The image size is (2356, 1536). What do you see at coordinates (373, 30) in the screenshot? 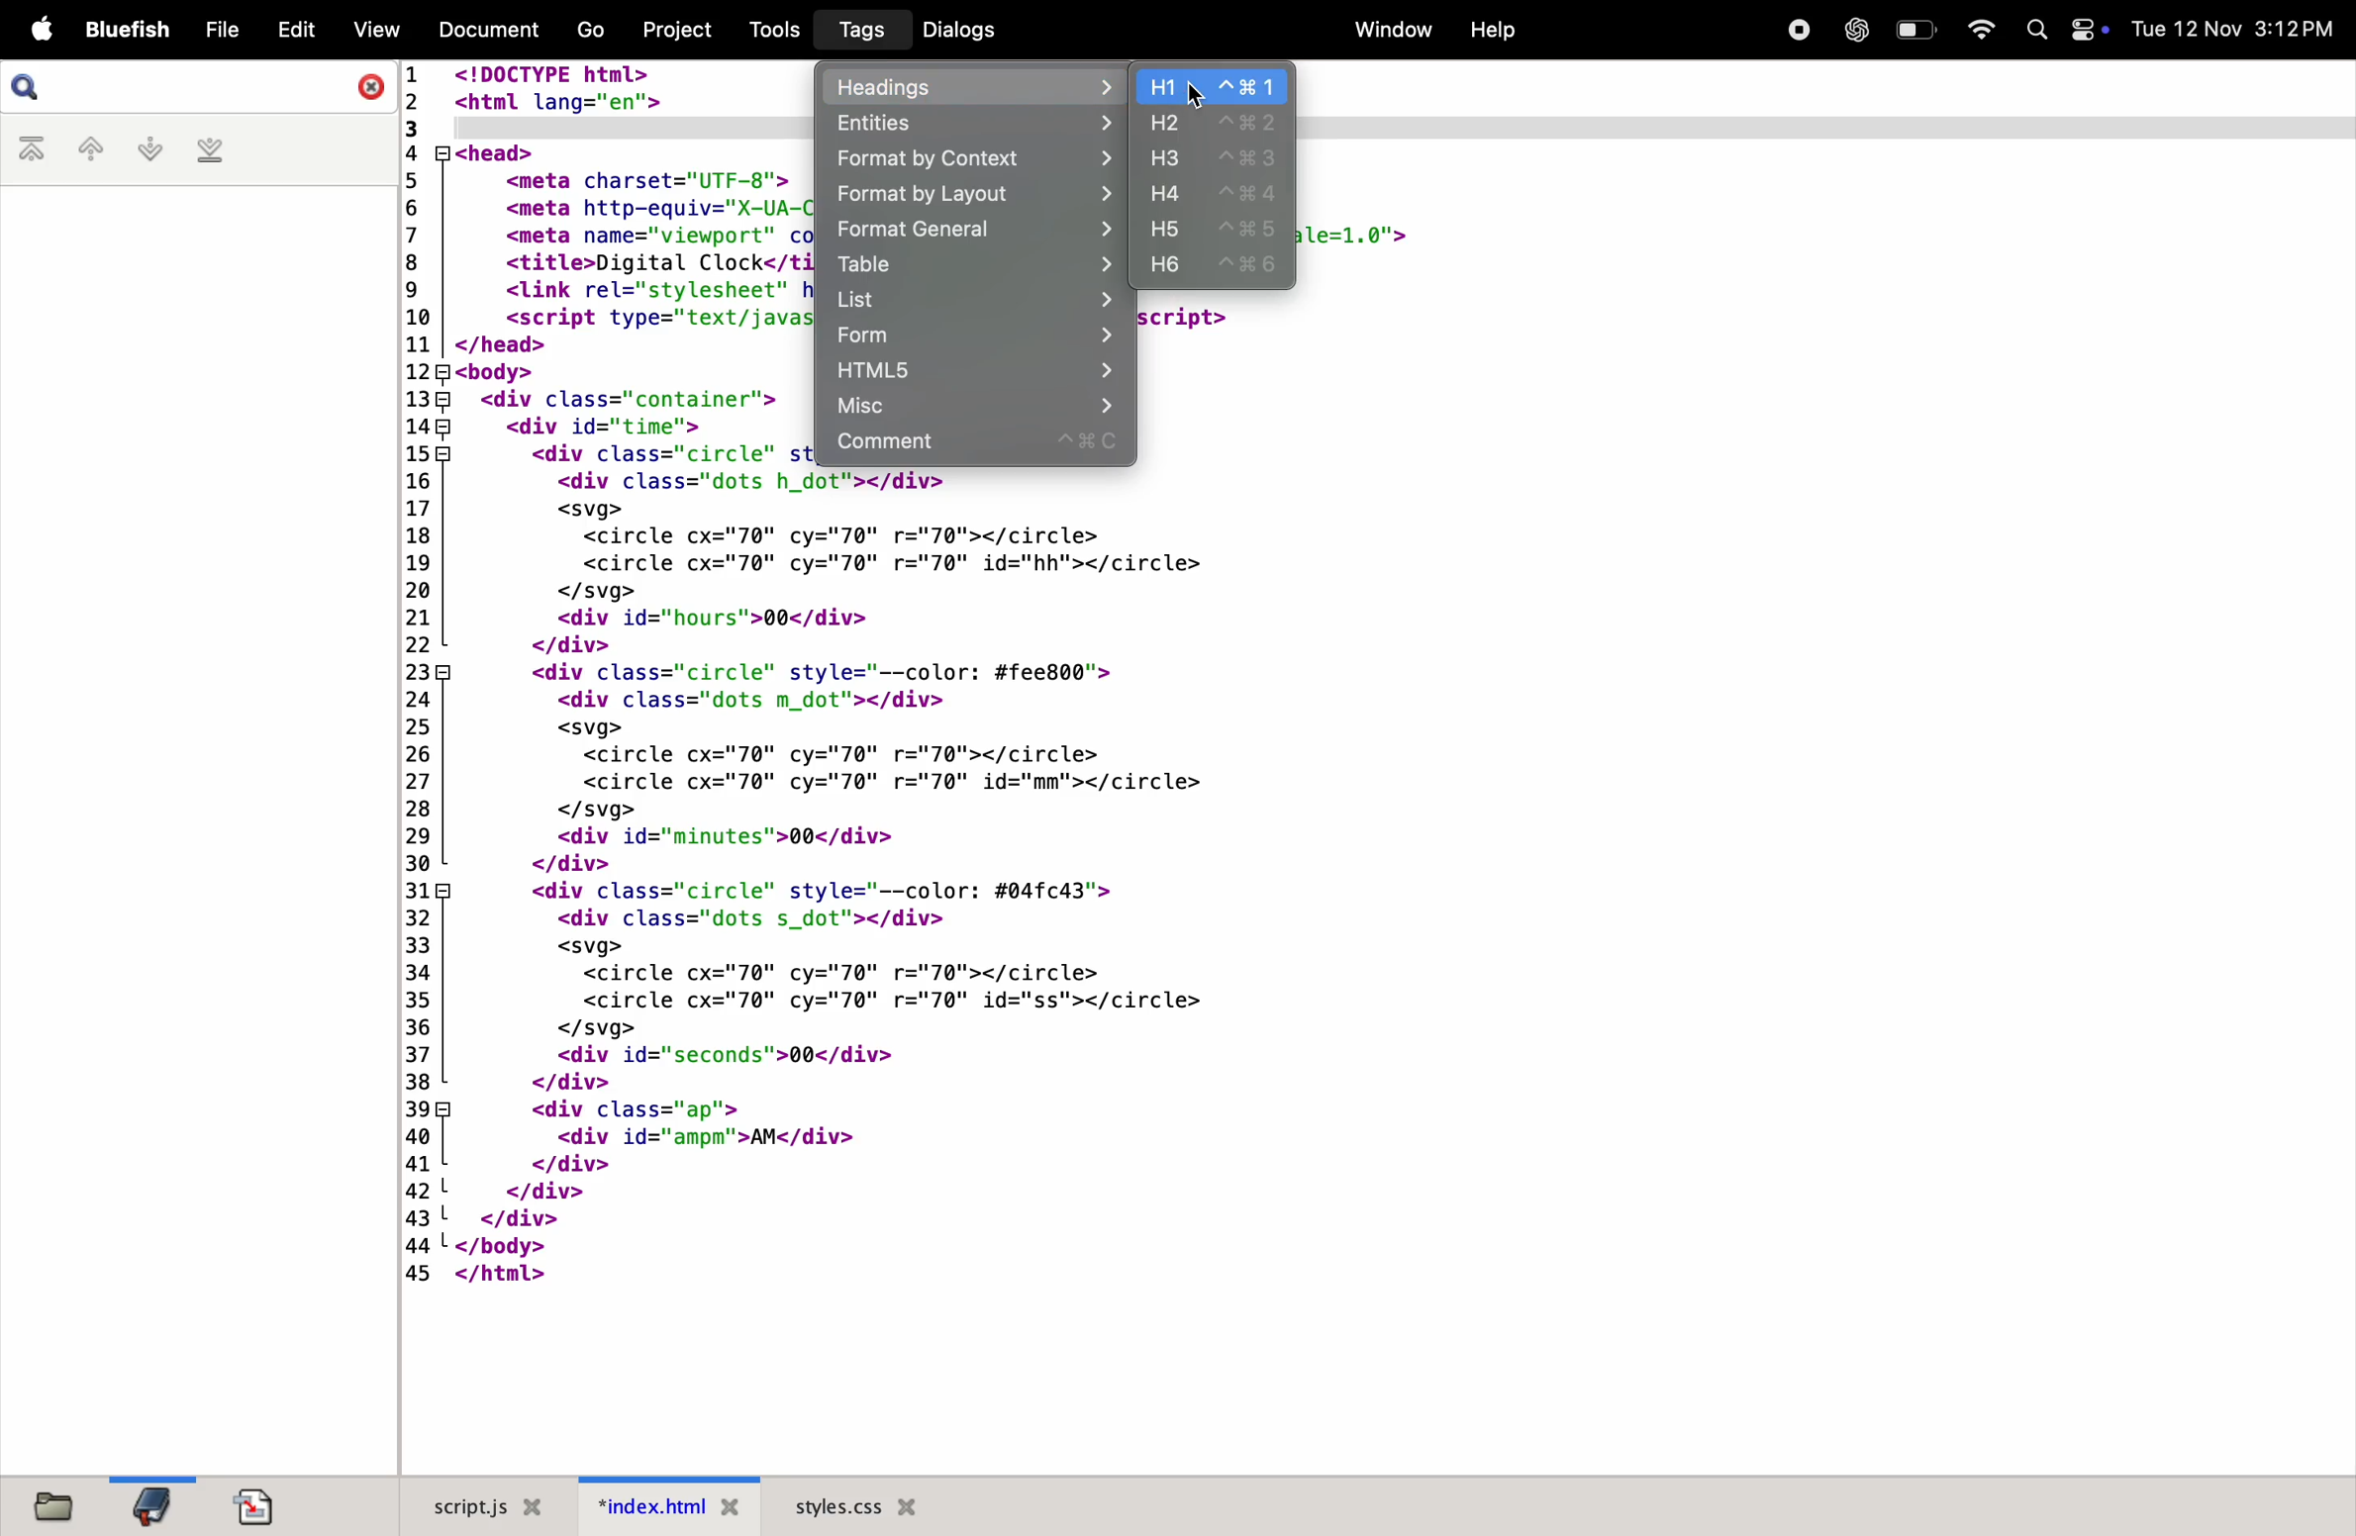
I see `view` at bounding box center [373, 30].